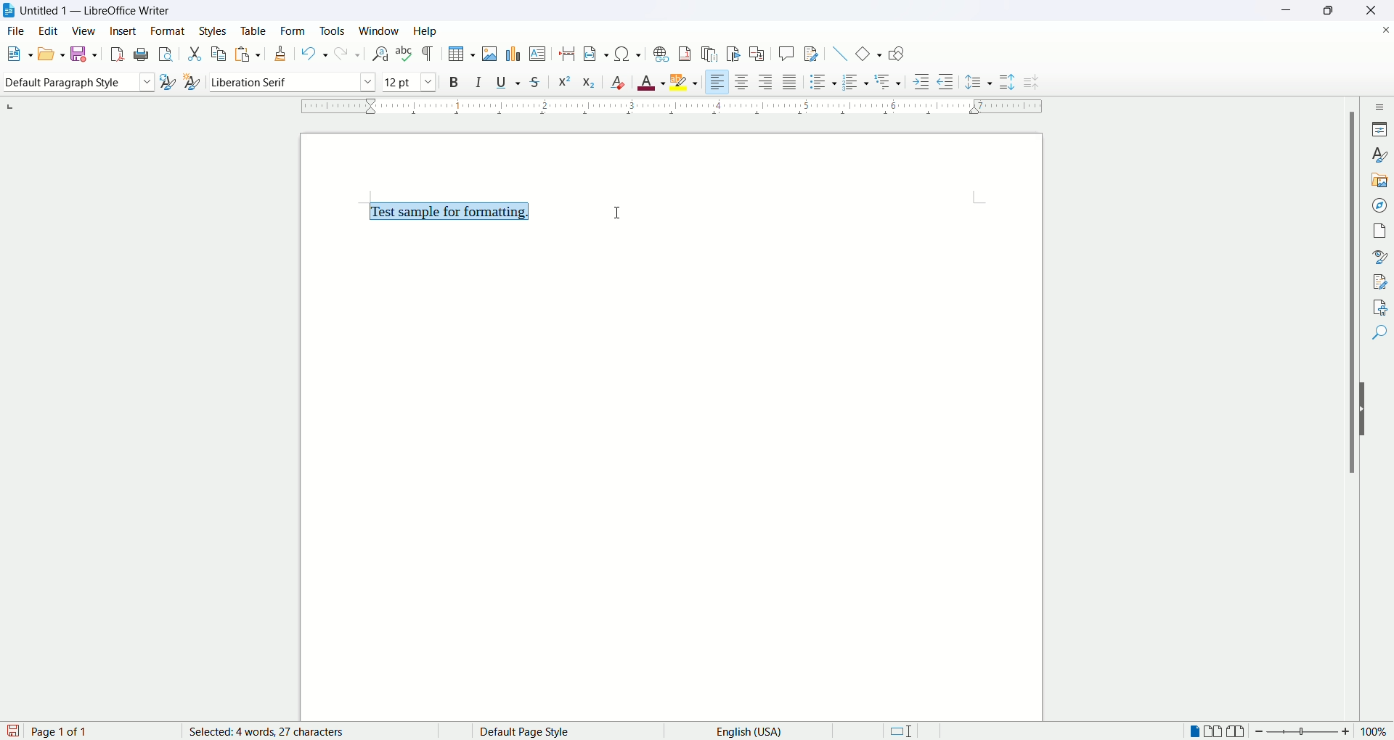 The height and width of the screenshot is (740, 1394). What do you see at coordinates (458, 54) in the screenshot?
I see `insert table` at bounding box center [458, 54].